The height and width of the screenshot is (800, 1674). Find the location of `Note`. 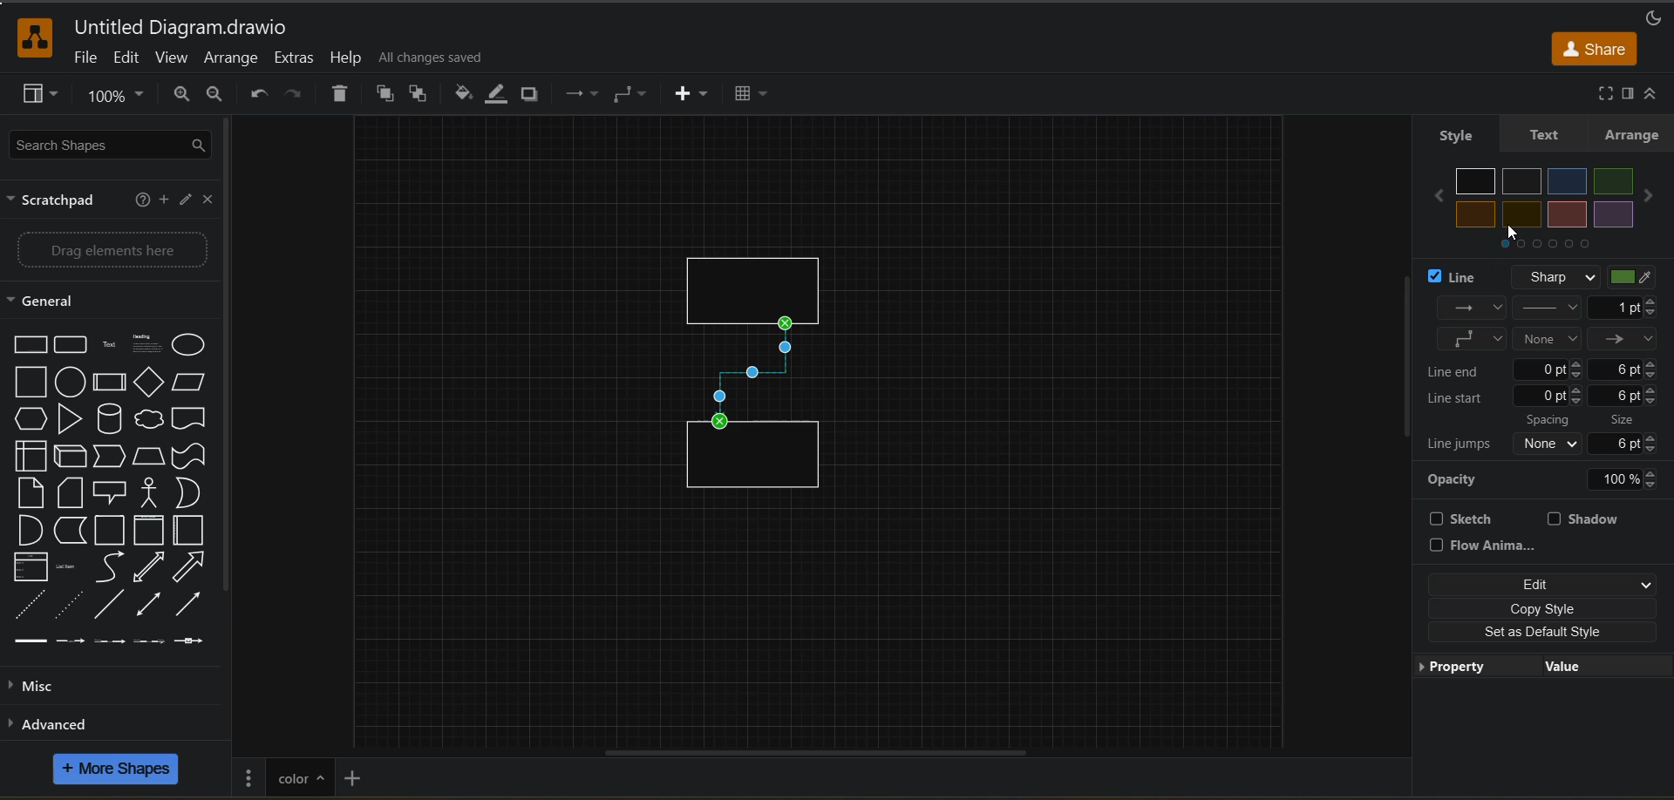

Note is located at coordinates (71, 492).